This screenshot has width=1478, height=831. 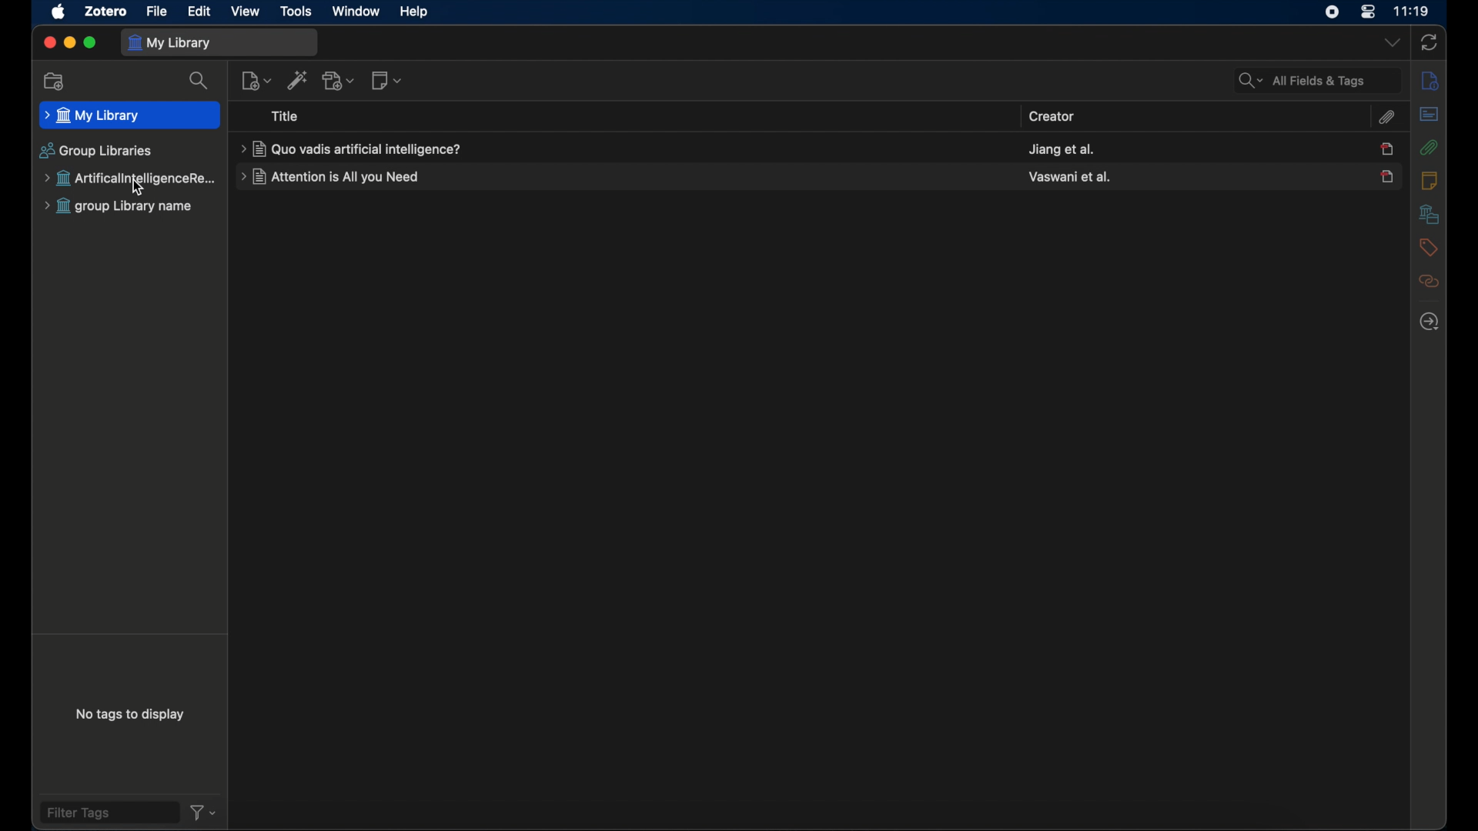 What do you see at coordinates (1072, 175) in the screenshot?
I see `creator` at bounding box center [1072, 175].